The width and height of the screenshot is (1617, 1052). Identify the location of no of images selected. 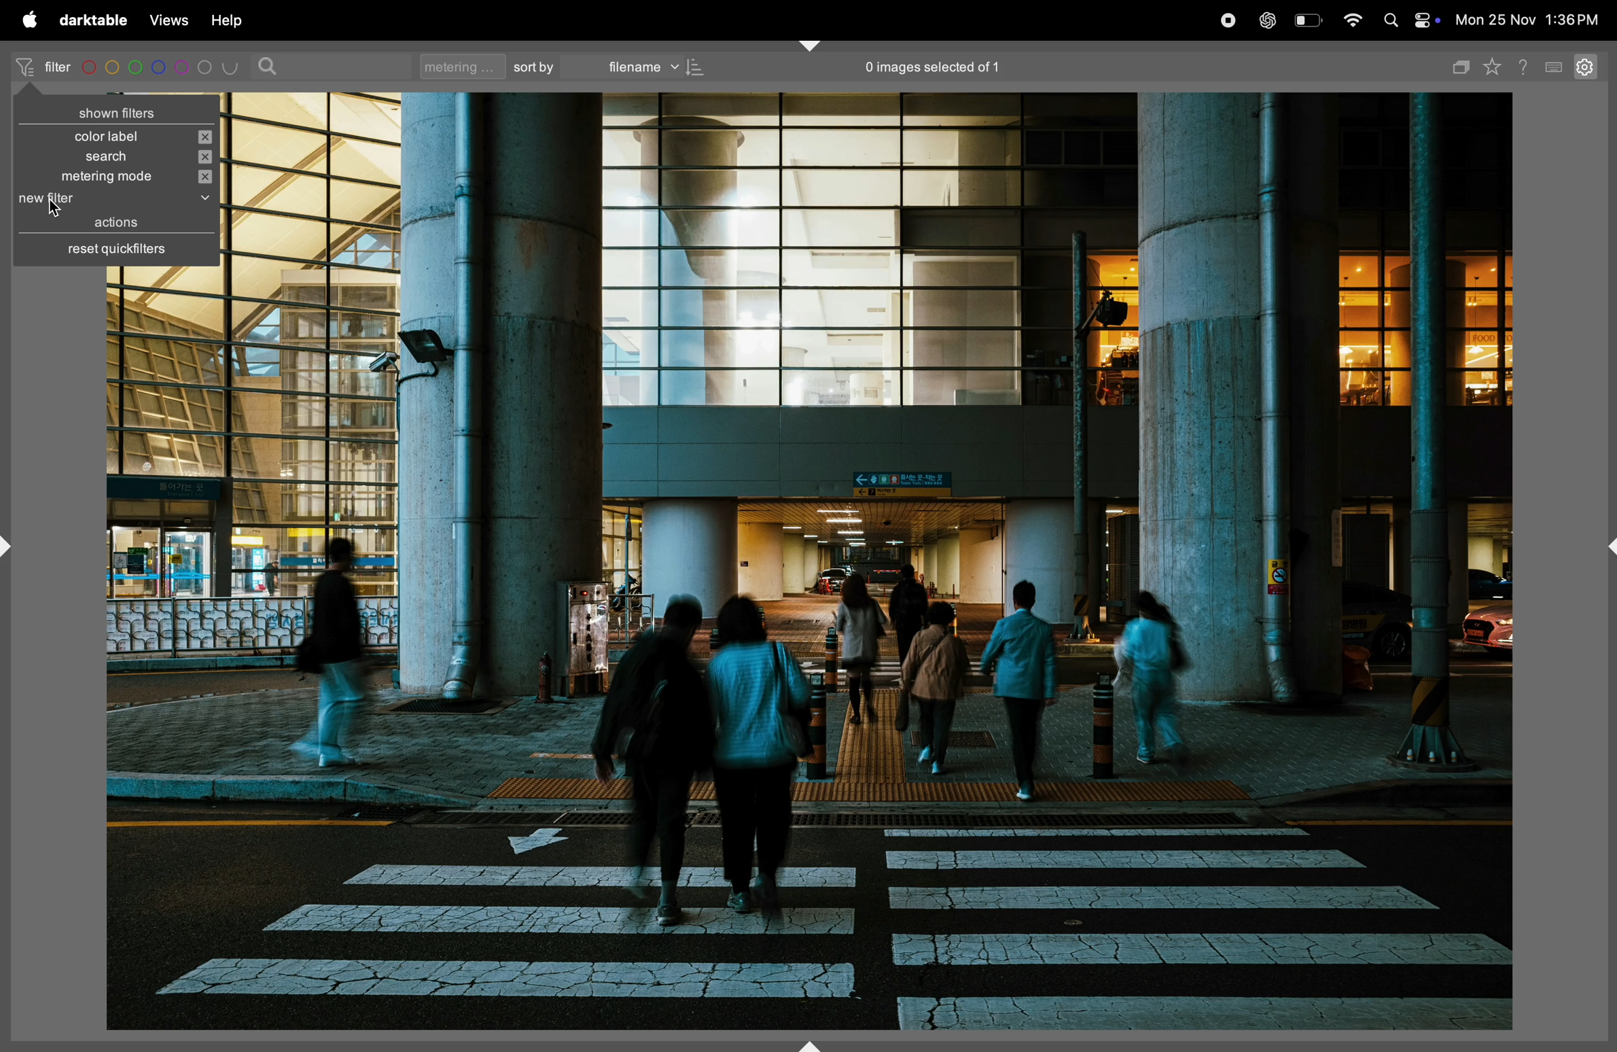
(931, 68).